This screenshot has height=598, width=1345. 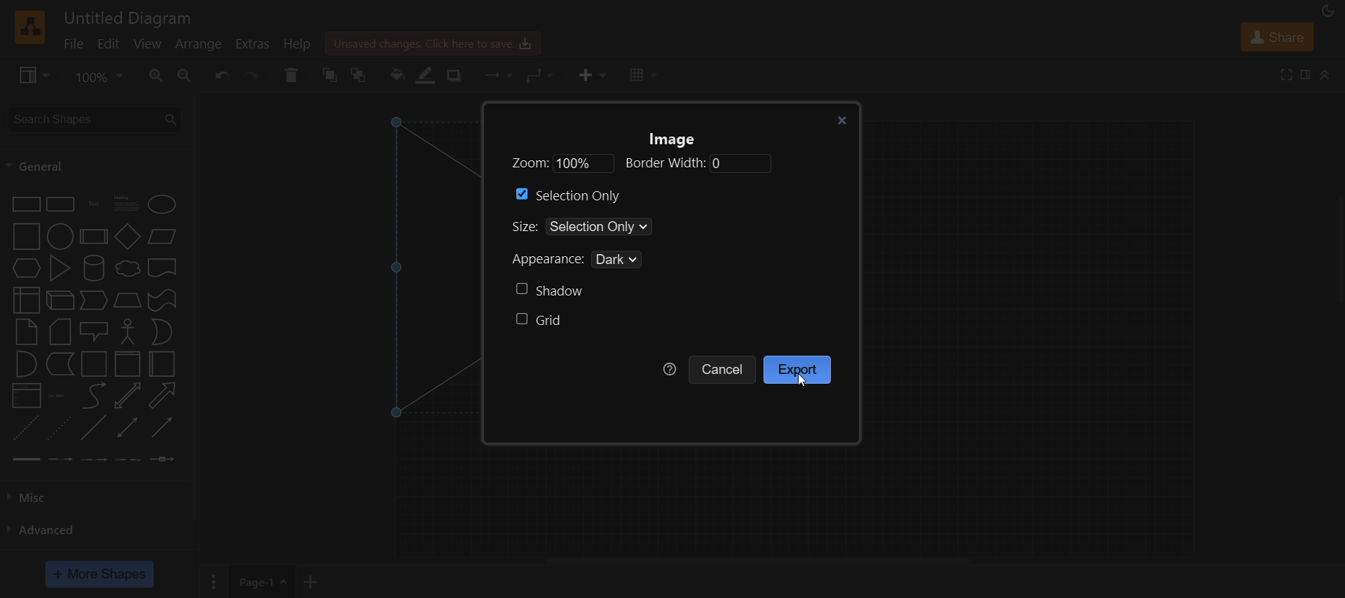 What do you see at coordinates (724, 369) in the screenshot?
I see `cancle` at bounding box center [724, 369].